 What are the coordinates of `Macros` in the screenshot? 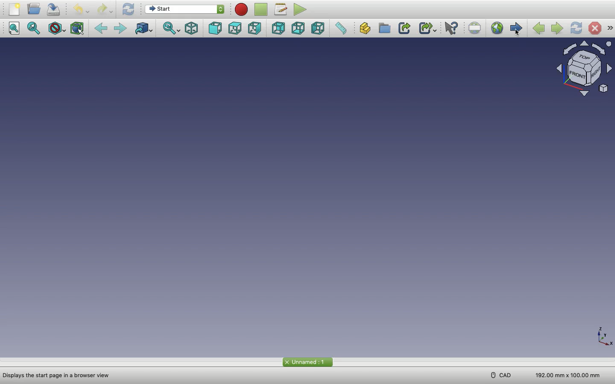 It's located at (281, 10).